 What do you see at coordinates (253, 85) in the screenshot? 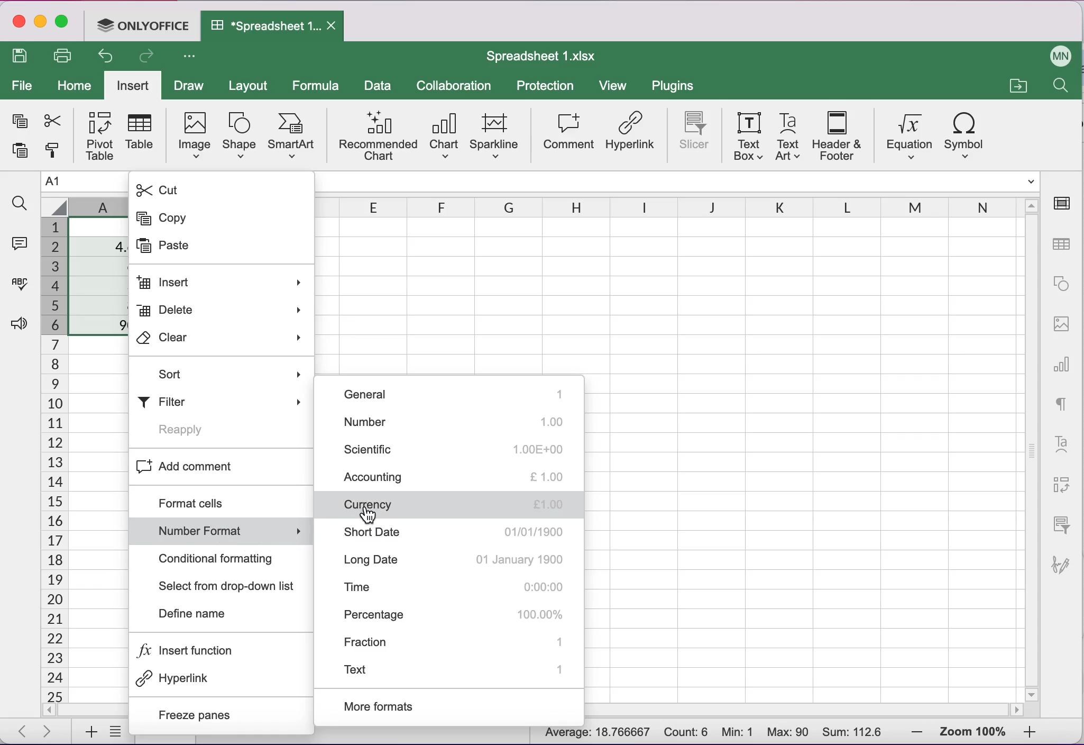
I see `layout` at bounding box center [253, 85].